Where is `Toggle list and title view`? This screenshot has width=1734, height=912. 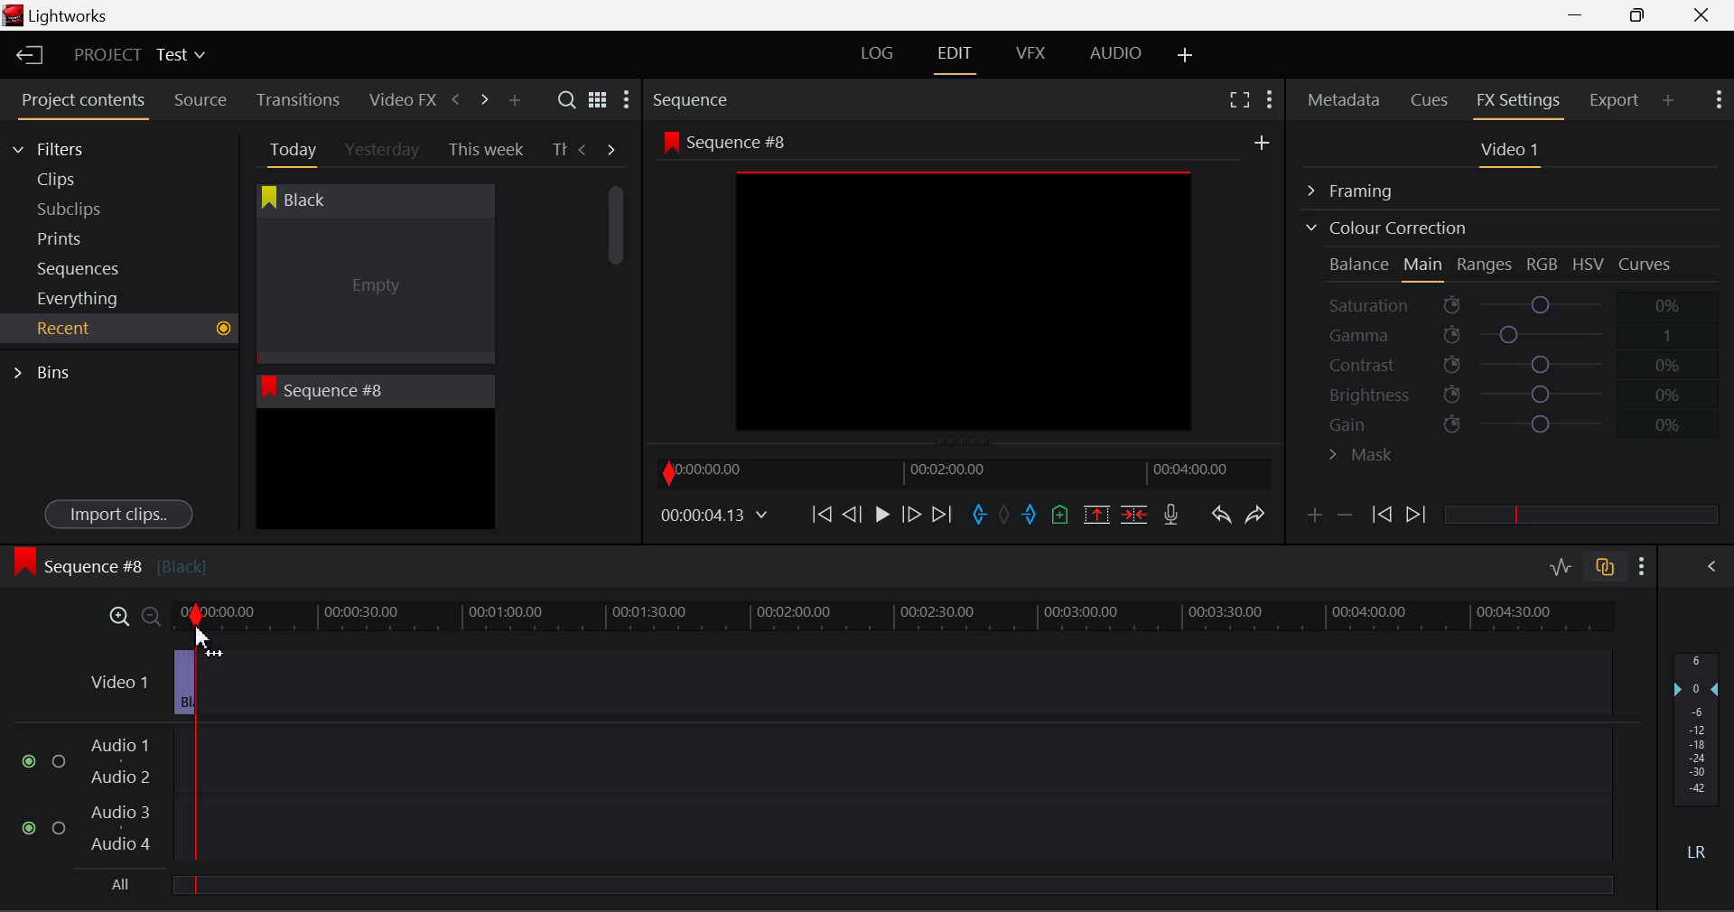
Toggle list and title view is located at coordinates (598, 99).